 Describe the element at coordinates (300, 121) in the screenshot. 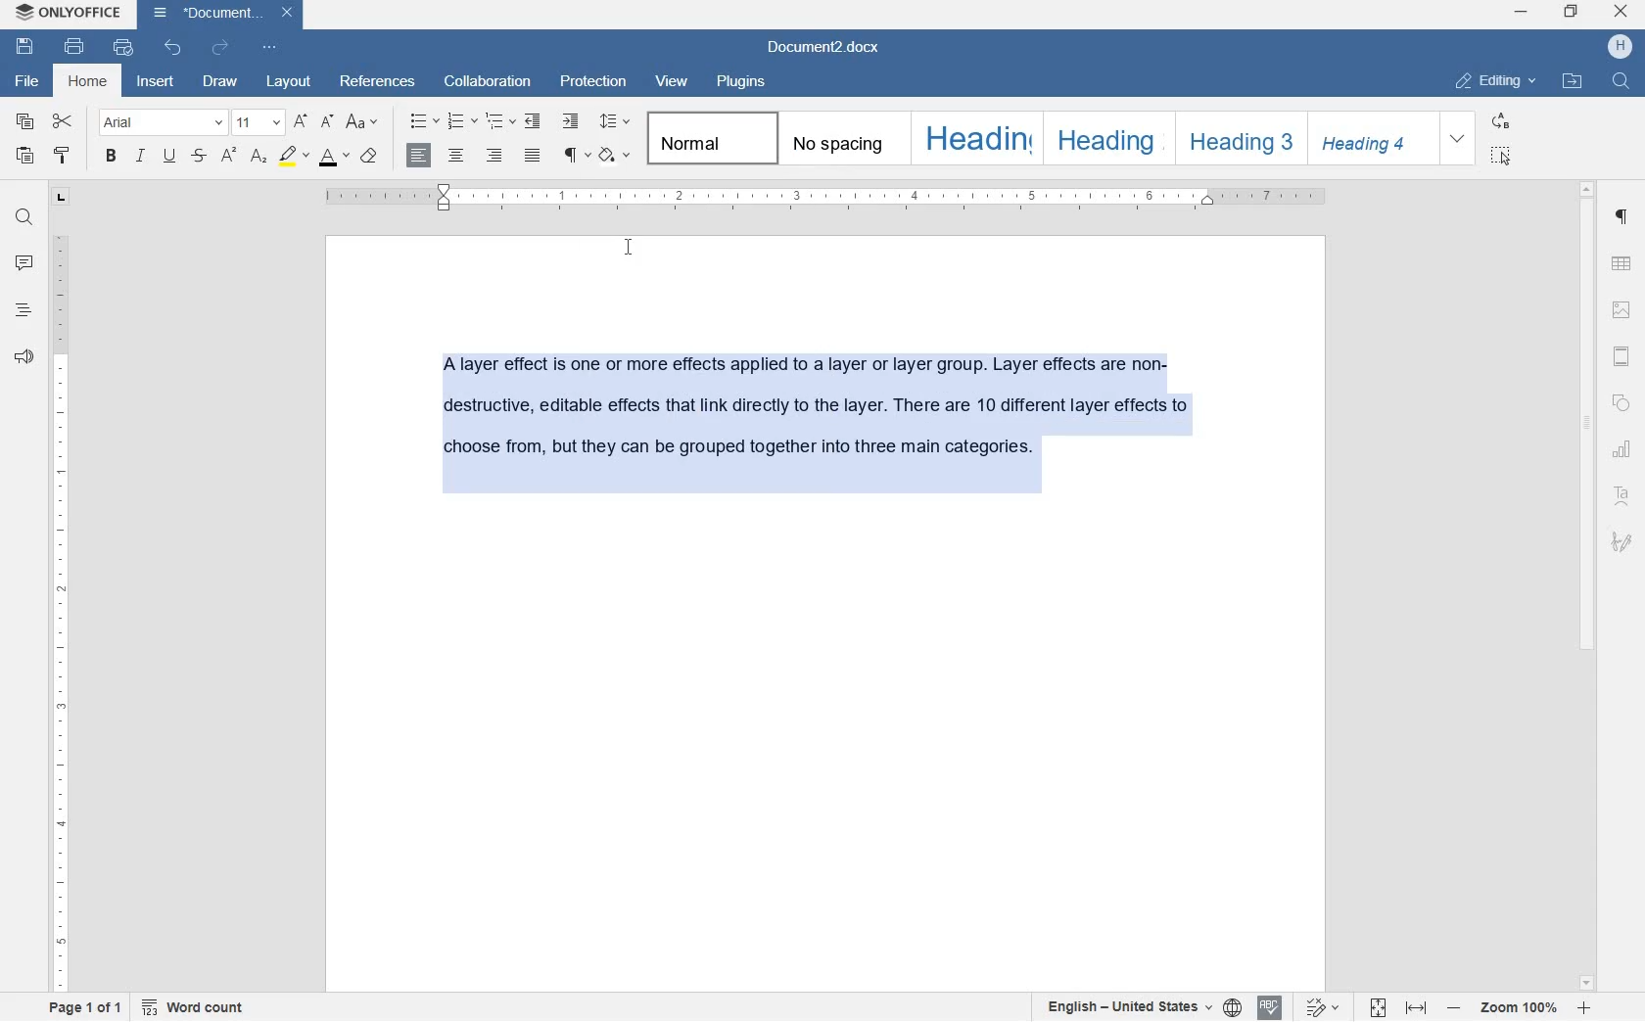

I see `increment font size` at that location.